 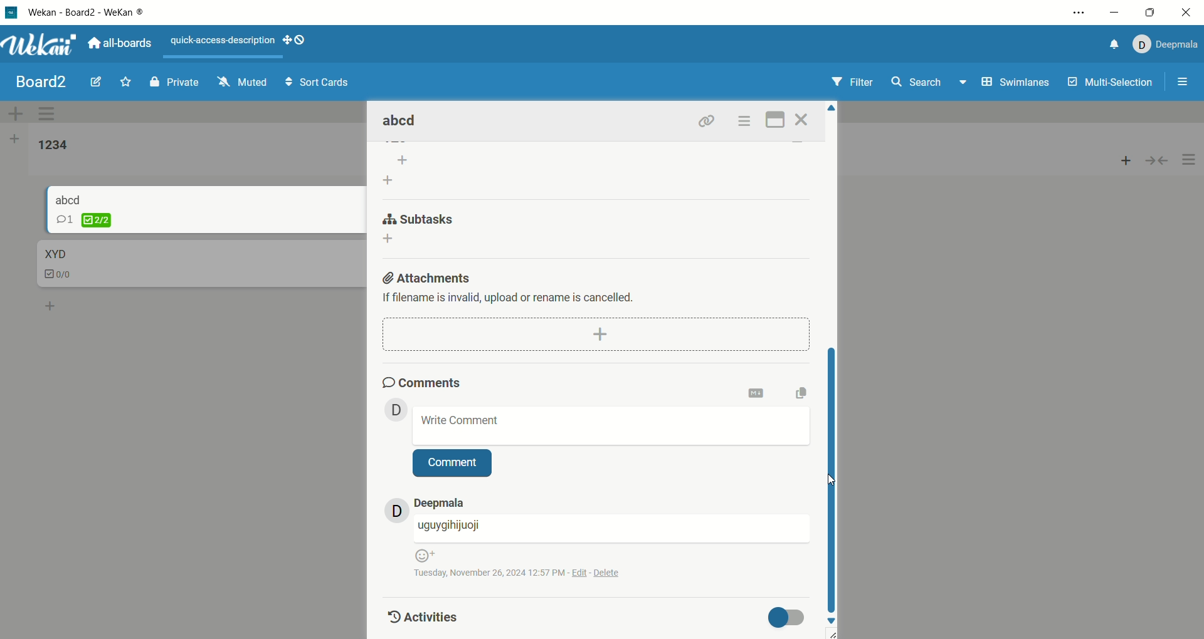 What do you see at coordinates (40, 46) in the screenshot?
I see `wekan` at bounding box center [40, 46].